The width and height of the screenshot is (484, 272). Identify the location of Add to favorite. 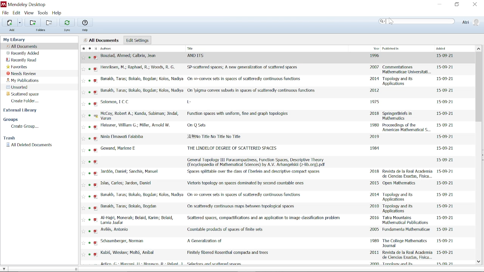
(84, 92).